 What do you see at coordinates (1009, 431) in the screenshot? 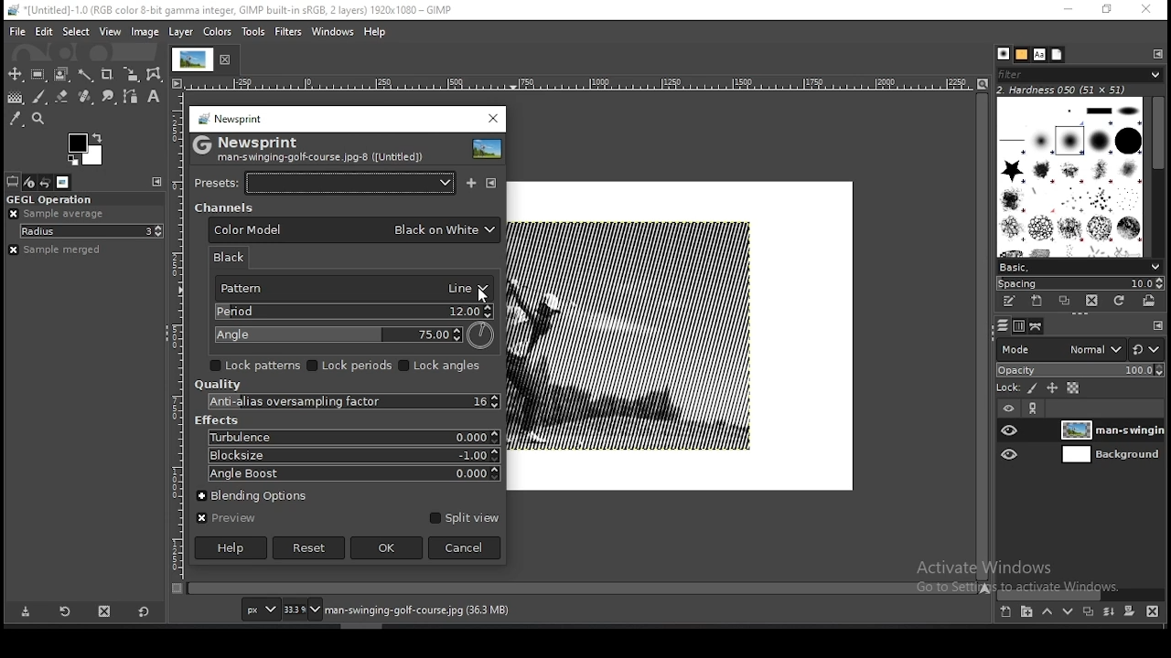
I see `layer visibility on/off` at bounding box center [1009, 431].